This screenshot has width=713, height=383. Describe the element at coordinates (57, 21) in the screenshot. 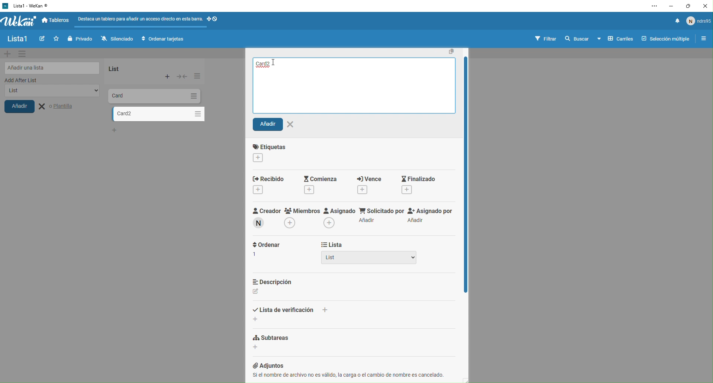

I see `tableros` at that location.